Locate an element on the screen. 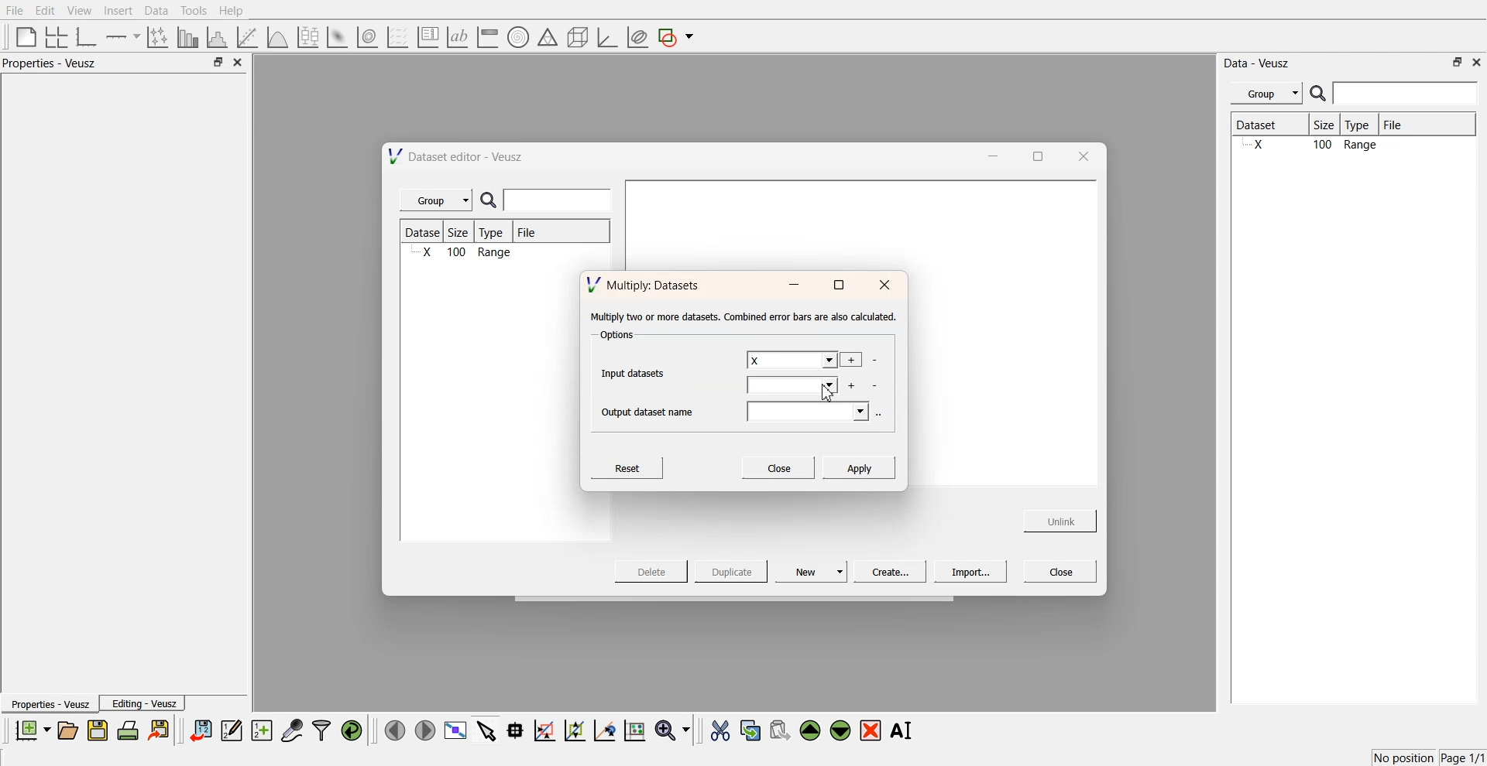 The image size is (1487, 766). plot bar chart is located at coordinates (187, 38).